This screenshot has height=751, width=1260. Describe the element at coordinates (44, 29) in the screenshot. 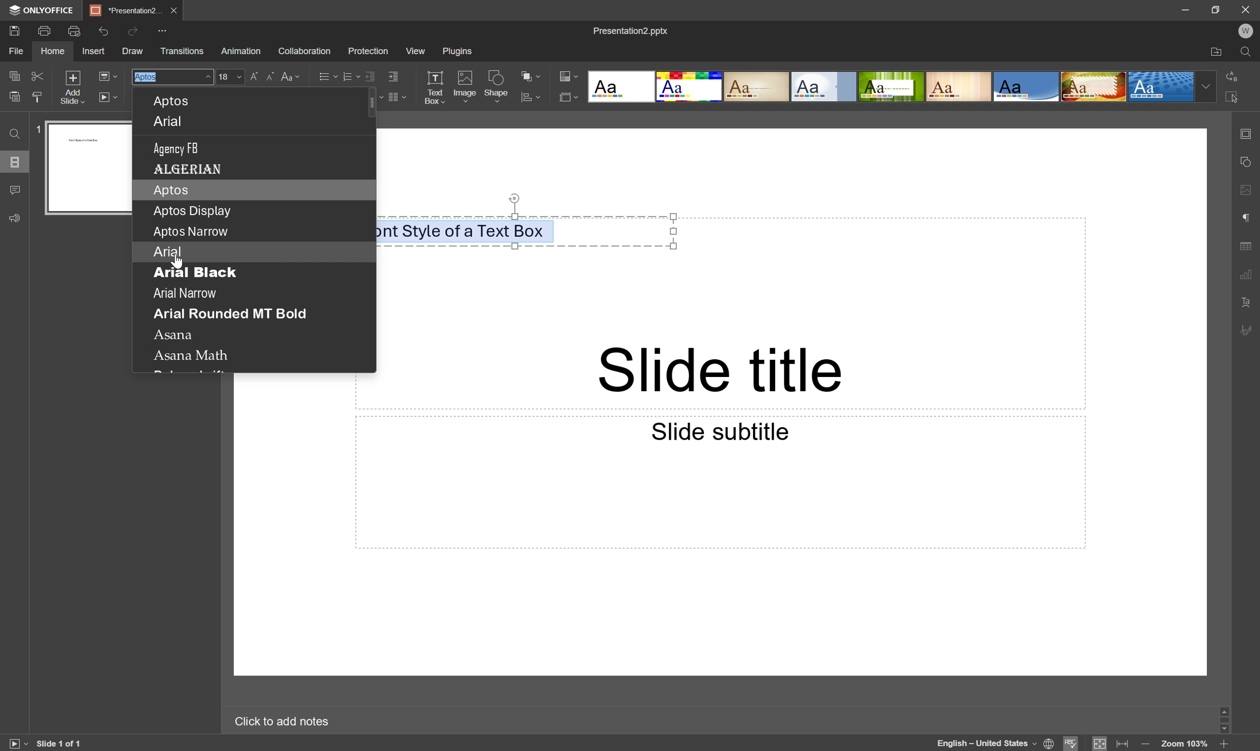

I see `Print file` at that location.